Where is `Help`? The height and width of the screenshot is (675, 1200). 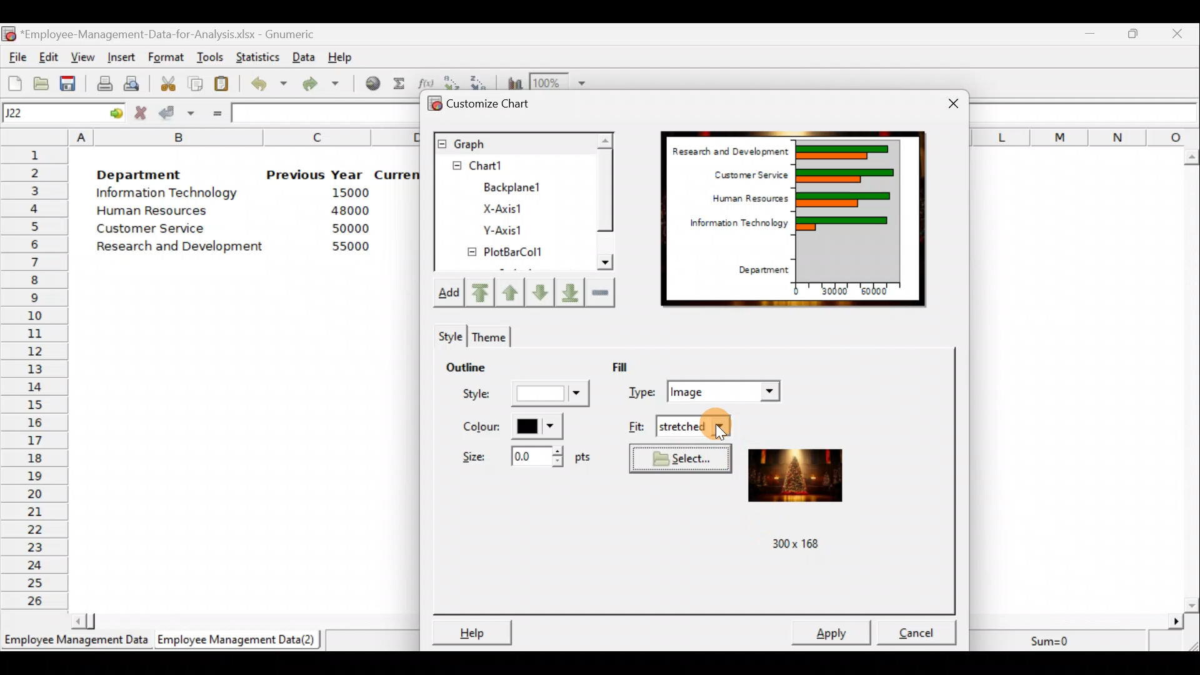 Help is located at coordinates (472, 629).